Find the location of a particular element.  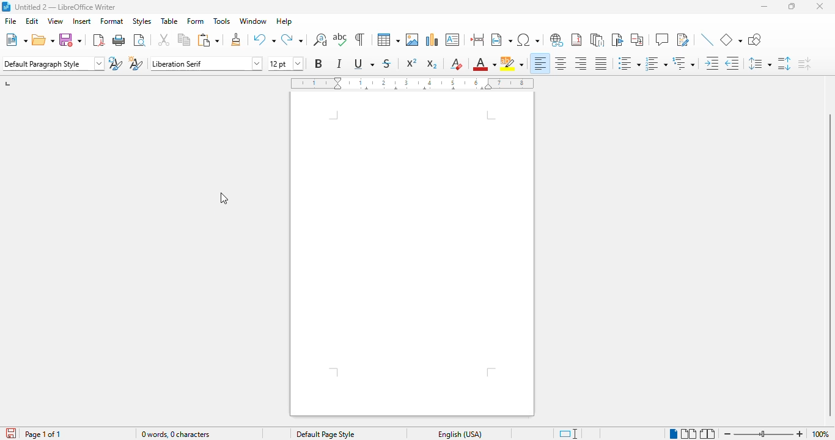

italic is located at coordinates (340, 63).